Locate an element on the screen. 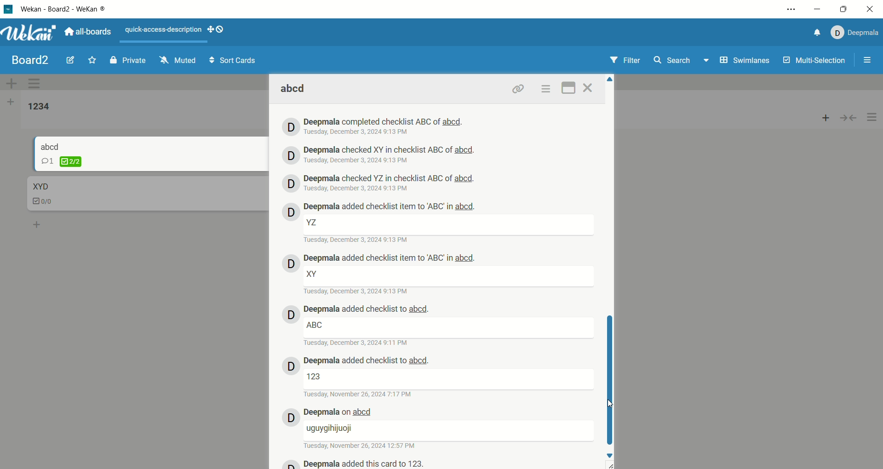  swimlane actions is located at coordinates (36, 84).